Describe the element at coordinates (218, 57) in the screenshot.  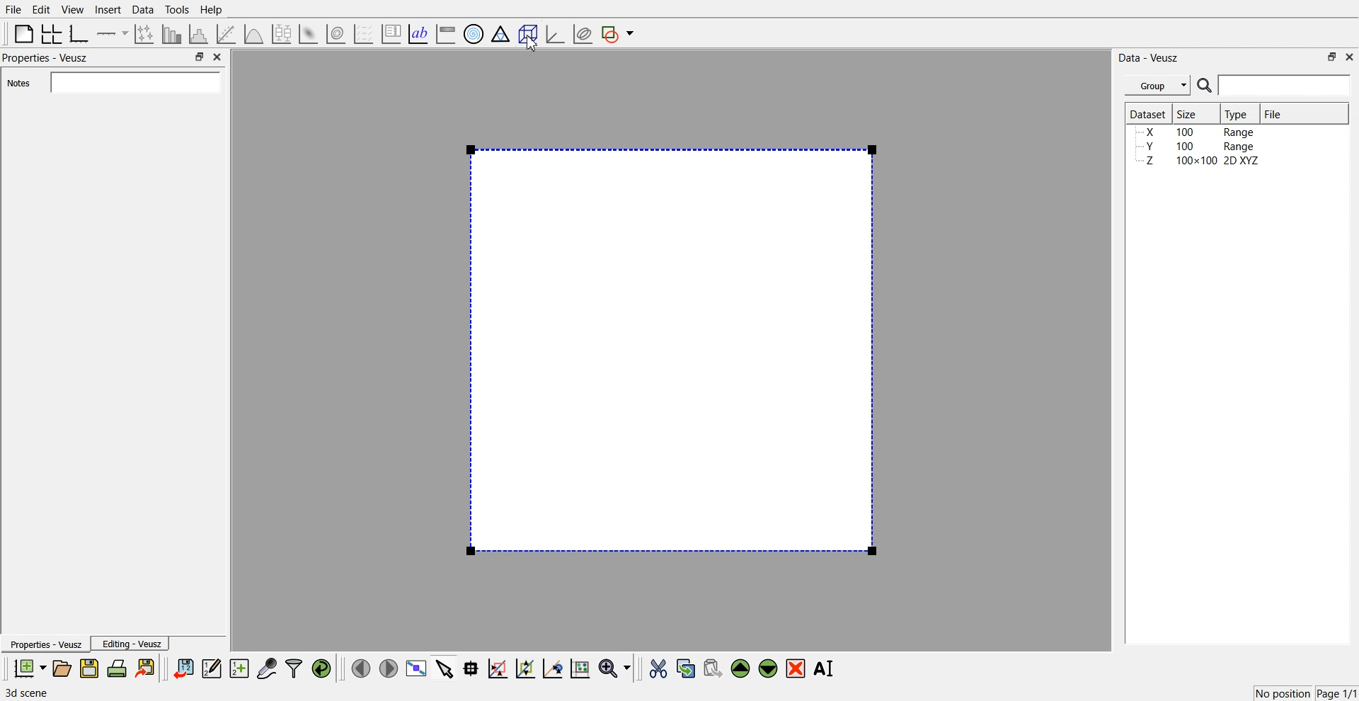
I see `Close` at that location.